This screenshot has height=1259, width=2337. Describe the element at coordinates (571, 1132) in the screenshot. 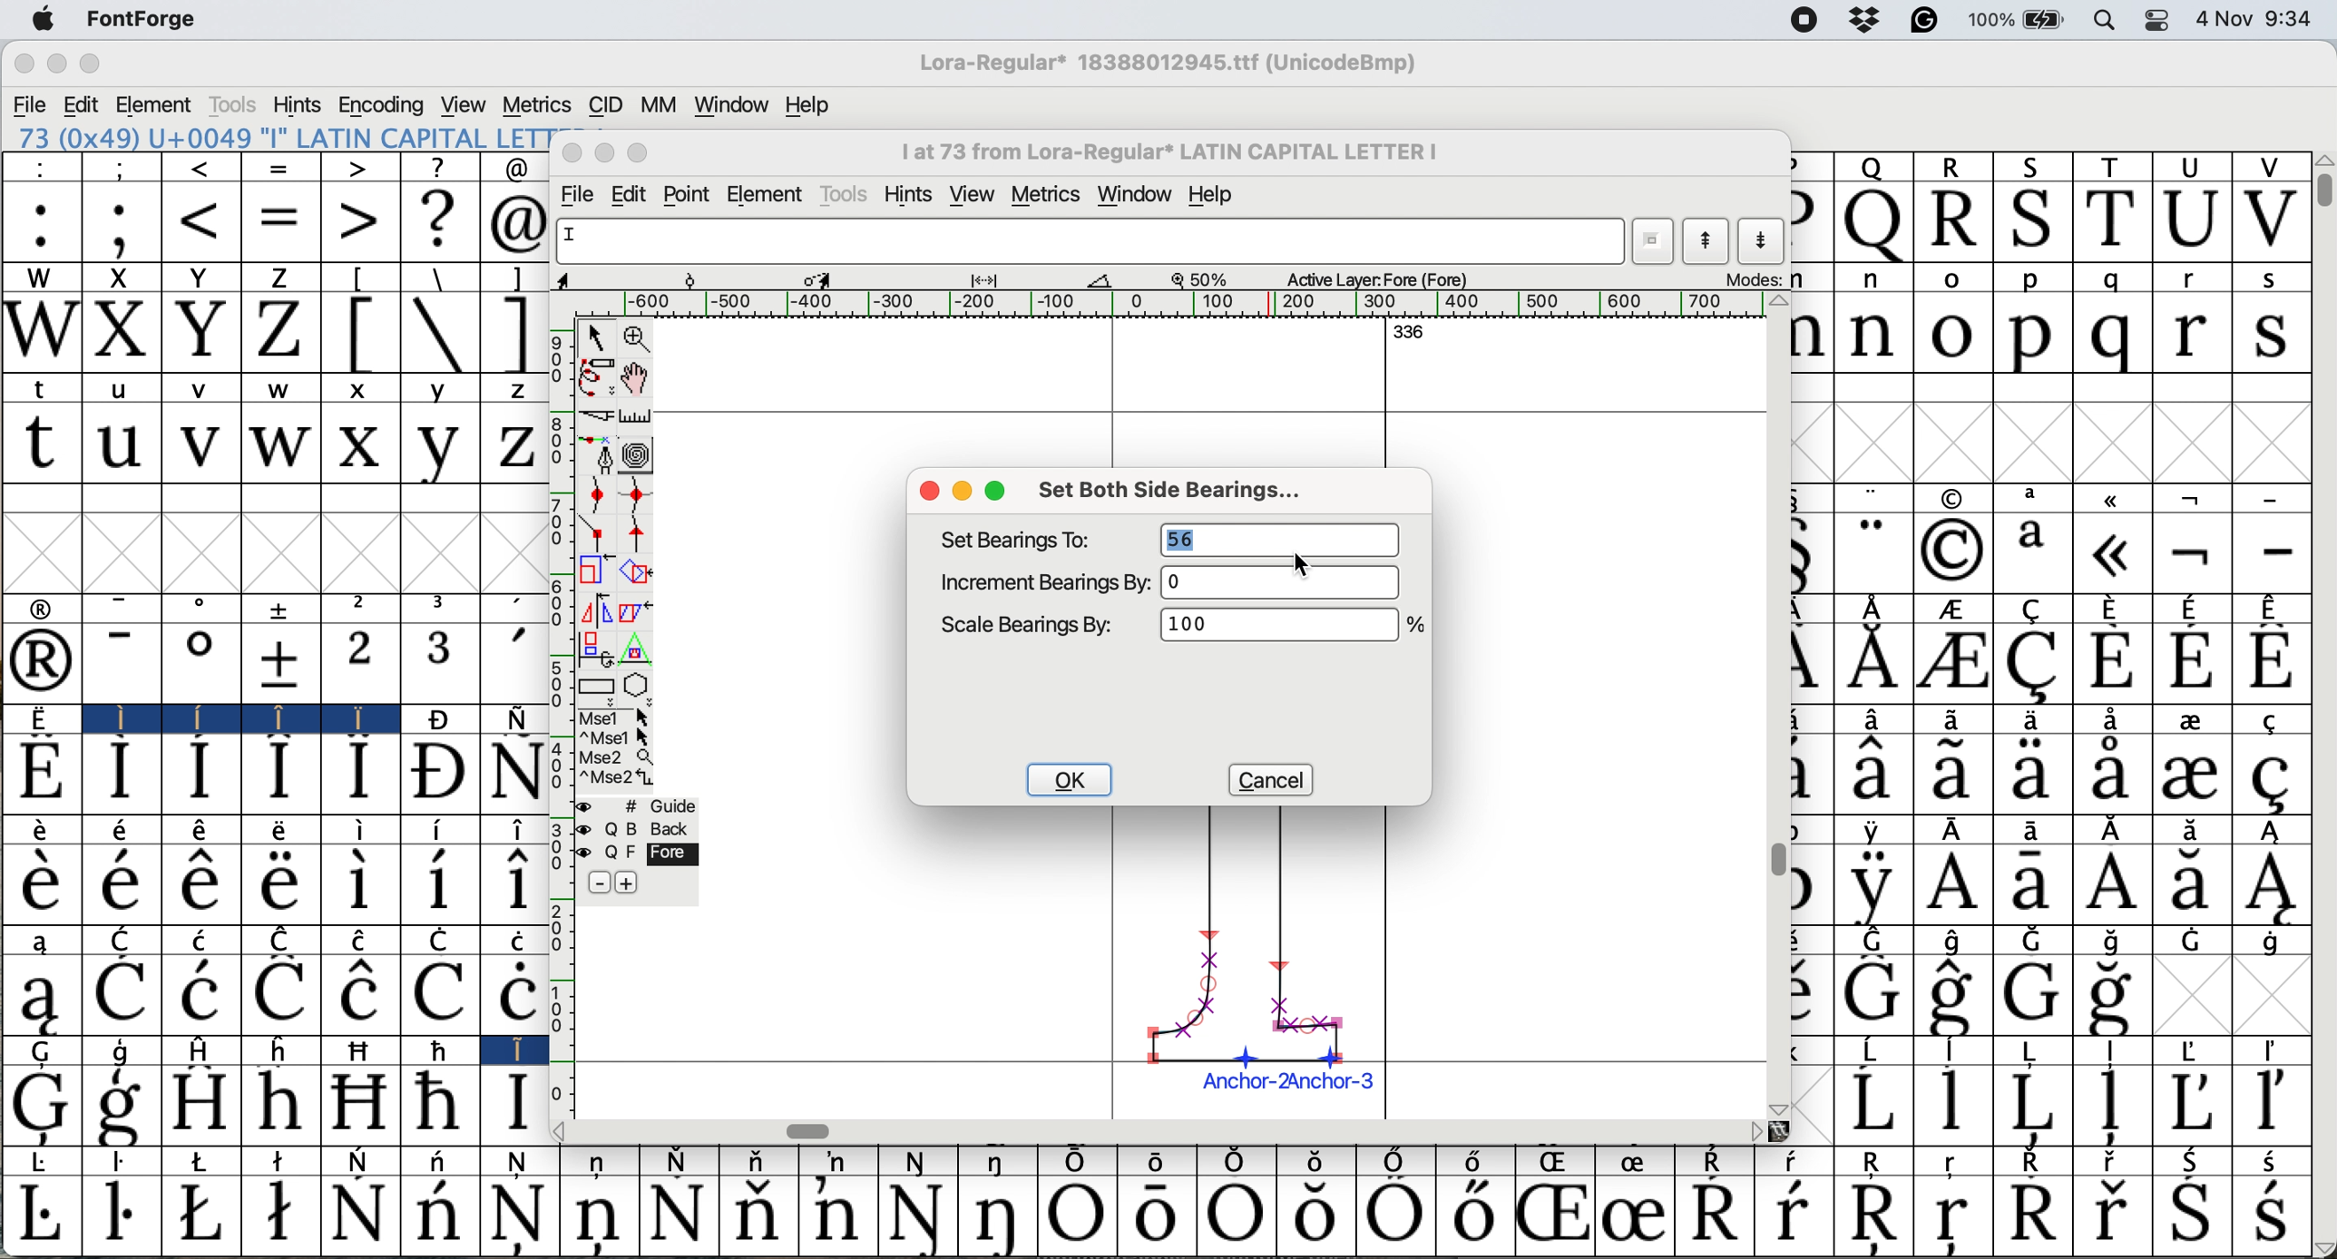

I see `` at that location.